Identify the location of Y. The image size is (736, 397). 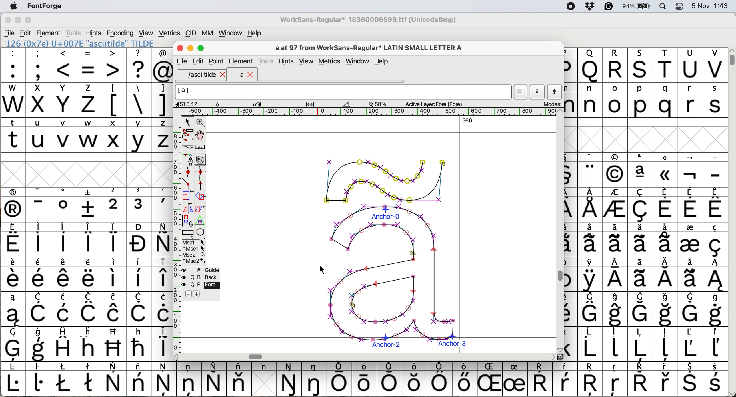
(64, 100).